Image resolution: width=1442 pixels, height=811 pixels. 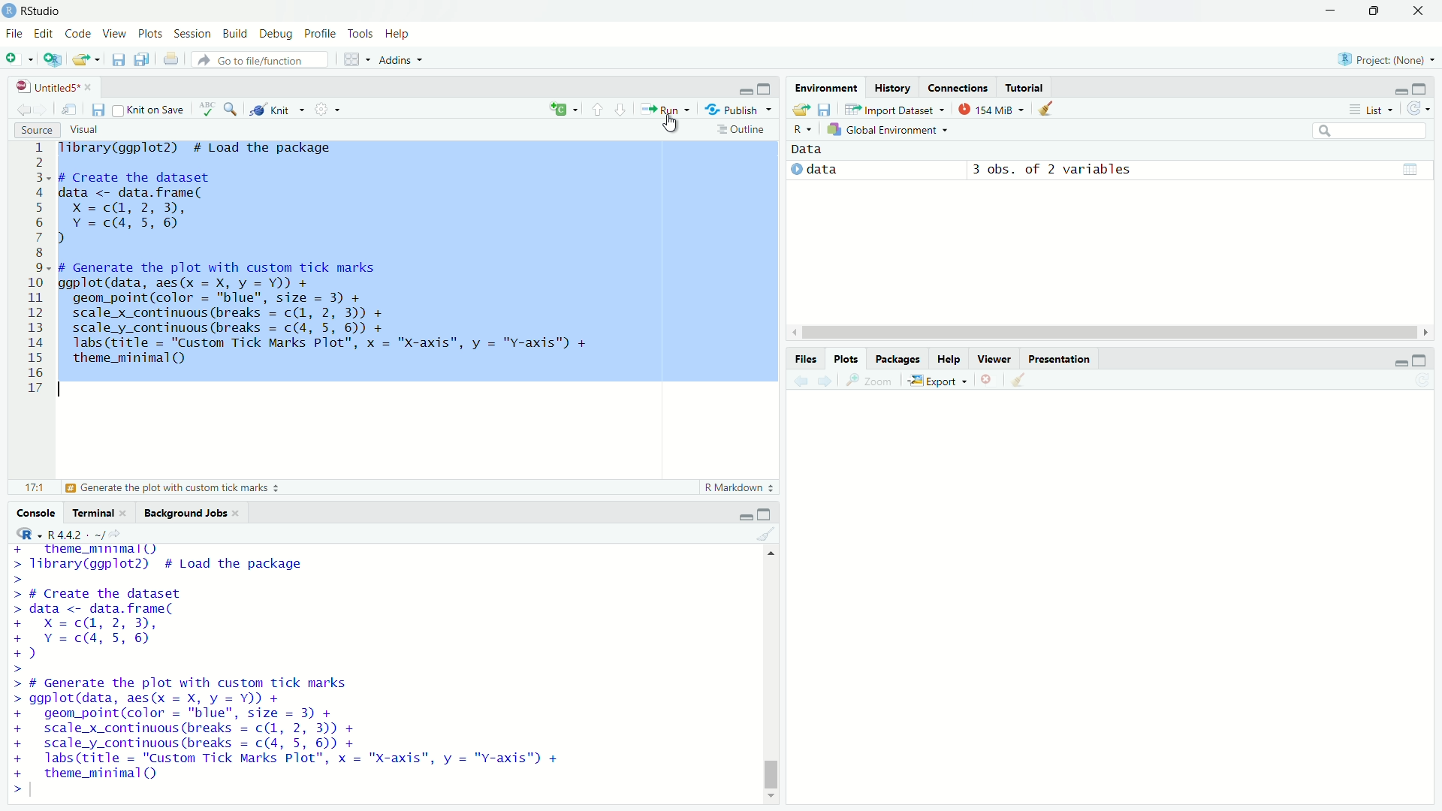 What do you see at coordinates (1423, 110) in the screenshot?
I see `refresh` at bounding box center [1423, 110].